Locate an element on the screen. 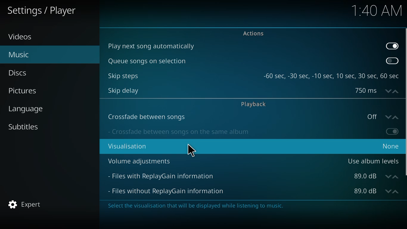 Image resolution: width=407 pixels, height=229 pixels. file with replaygain info is located at coordinates (162, 176).